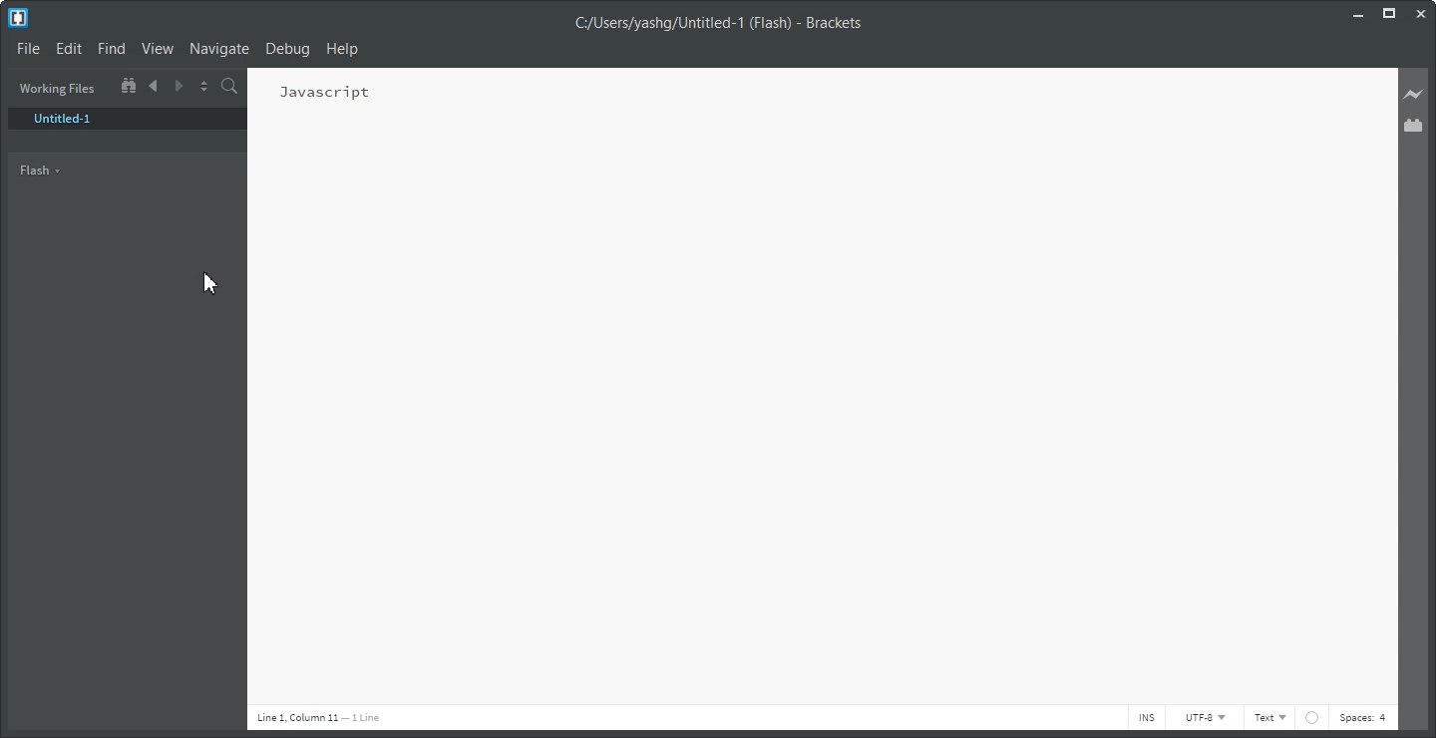 The width and height of the screenshot is (1436, 738). What do you see at coordinates (718, 24) in the screenshot?
I see `C:/Users/yashg/Untitled-1 (Flash) - Brackets` at bounding box center [718, 24].